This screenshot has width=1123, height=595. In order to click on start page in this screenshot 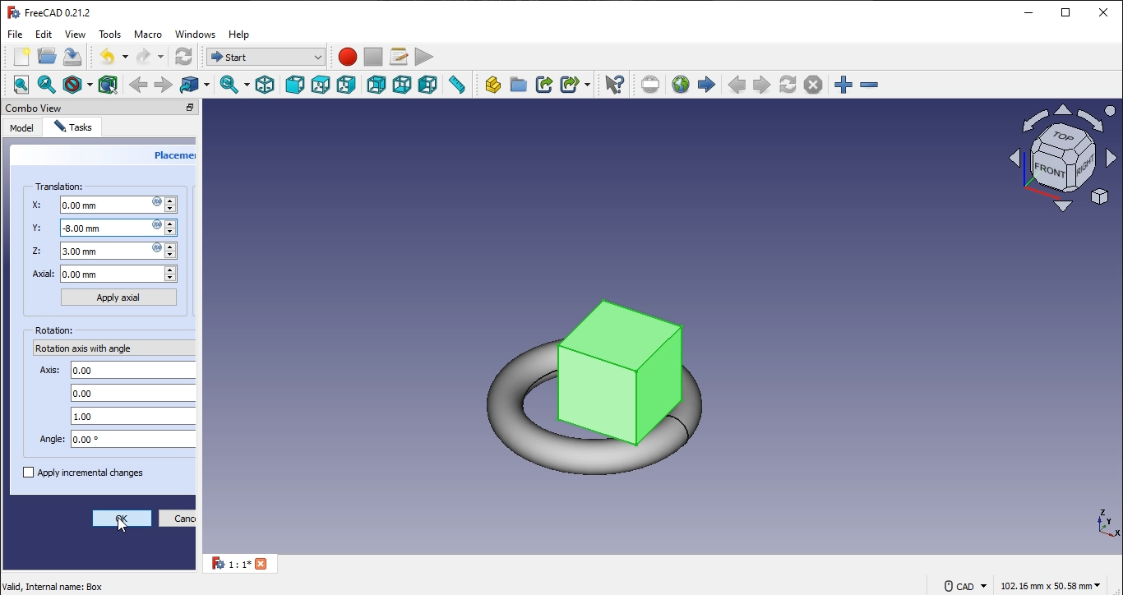, I will do `click(707, 84)`.